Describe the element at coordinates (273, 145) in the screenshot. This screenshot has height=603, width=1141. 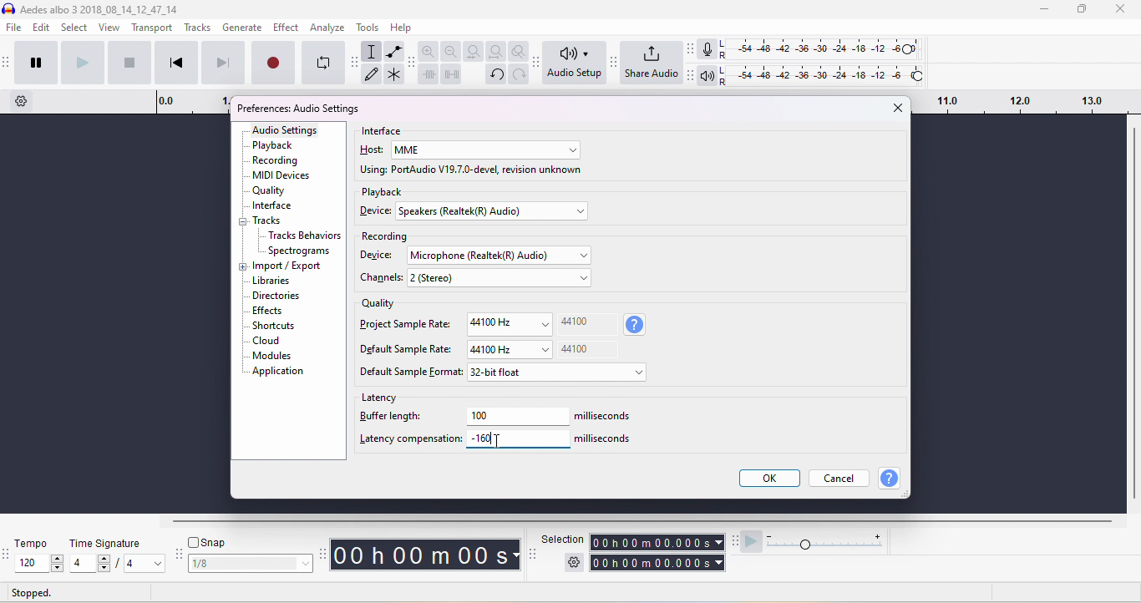
I see `playback` at that location.